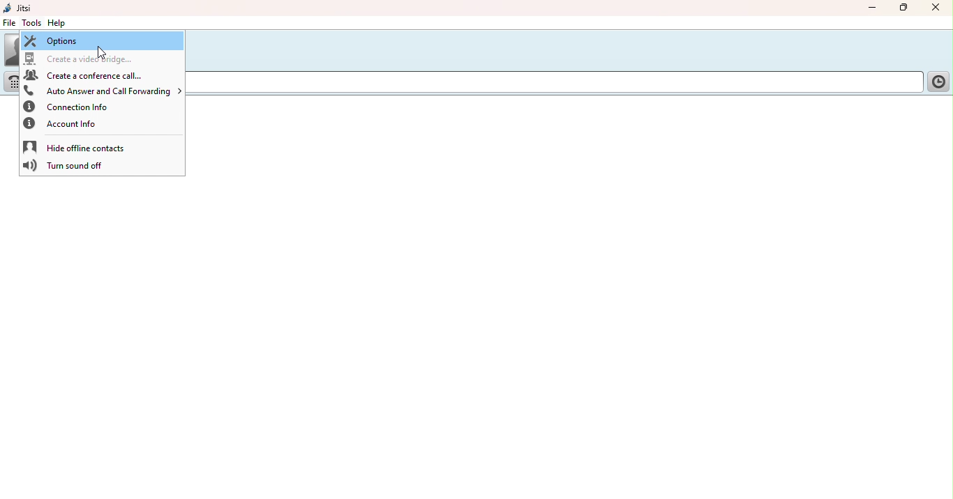 The height and width of the screenshot is (499, 953). Describe the element at coordinates (935, 8) in the screenshot. I see `Close` at that location.